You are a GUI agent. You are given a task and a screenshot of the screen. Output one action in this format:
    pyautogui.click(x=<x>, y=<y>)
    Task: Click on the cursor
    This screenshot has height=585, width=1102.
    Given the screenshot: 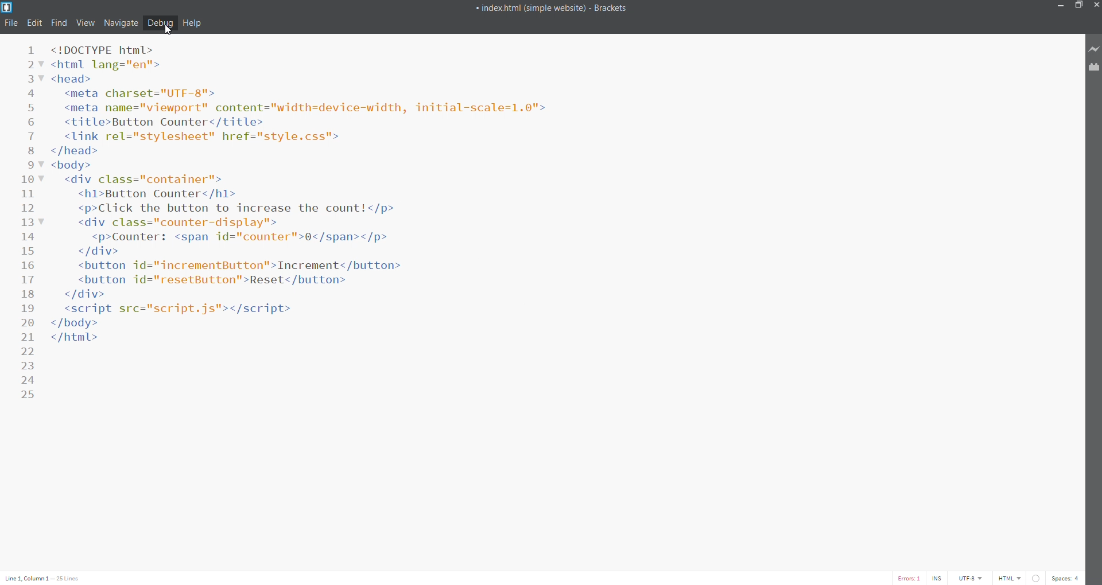 What is the action you would take?
    pyautogui.click(x=166, y=30)
    